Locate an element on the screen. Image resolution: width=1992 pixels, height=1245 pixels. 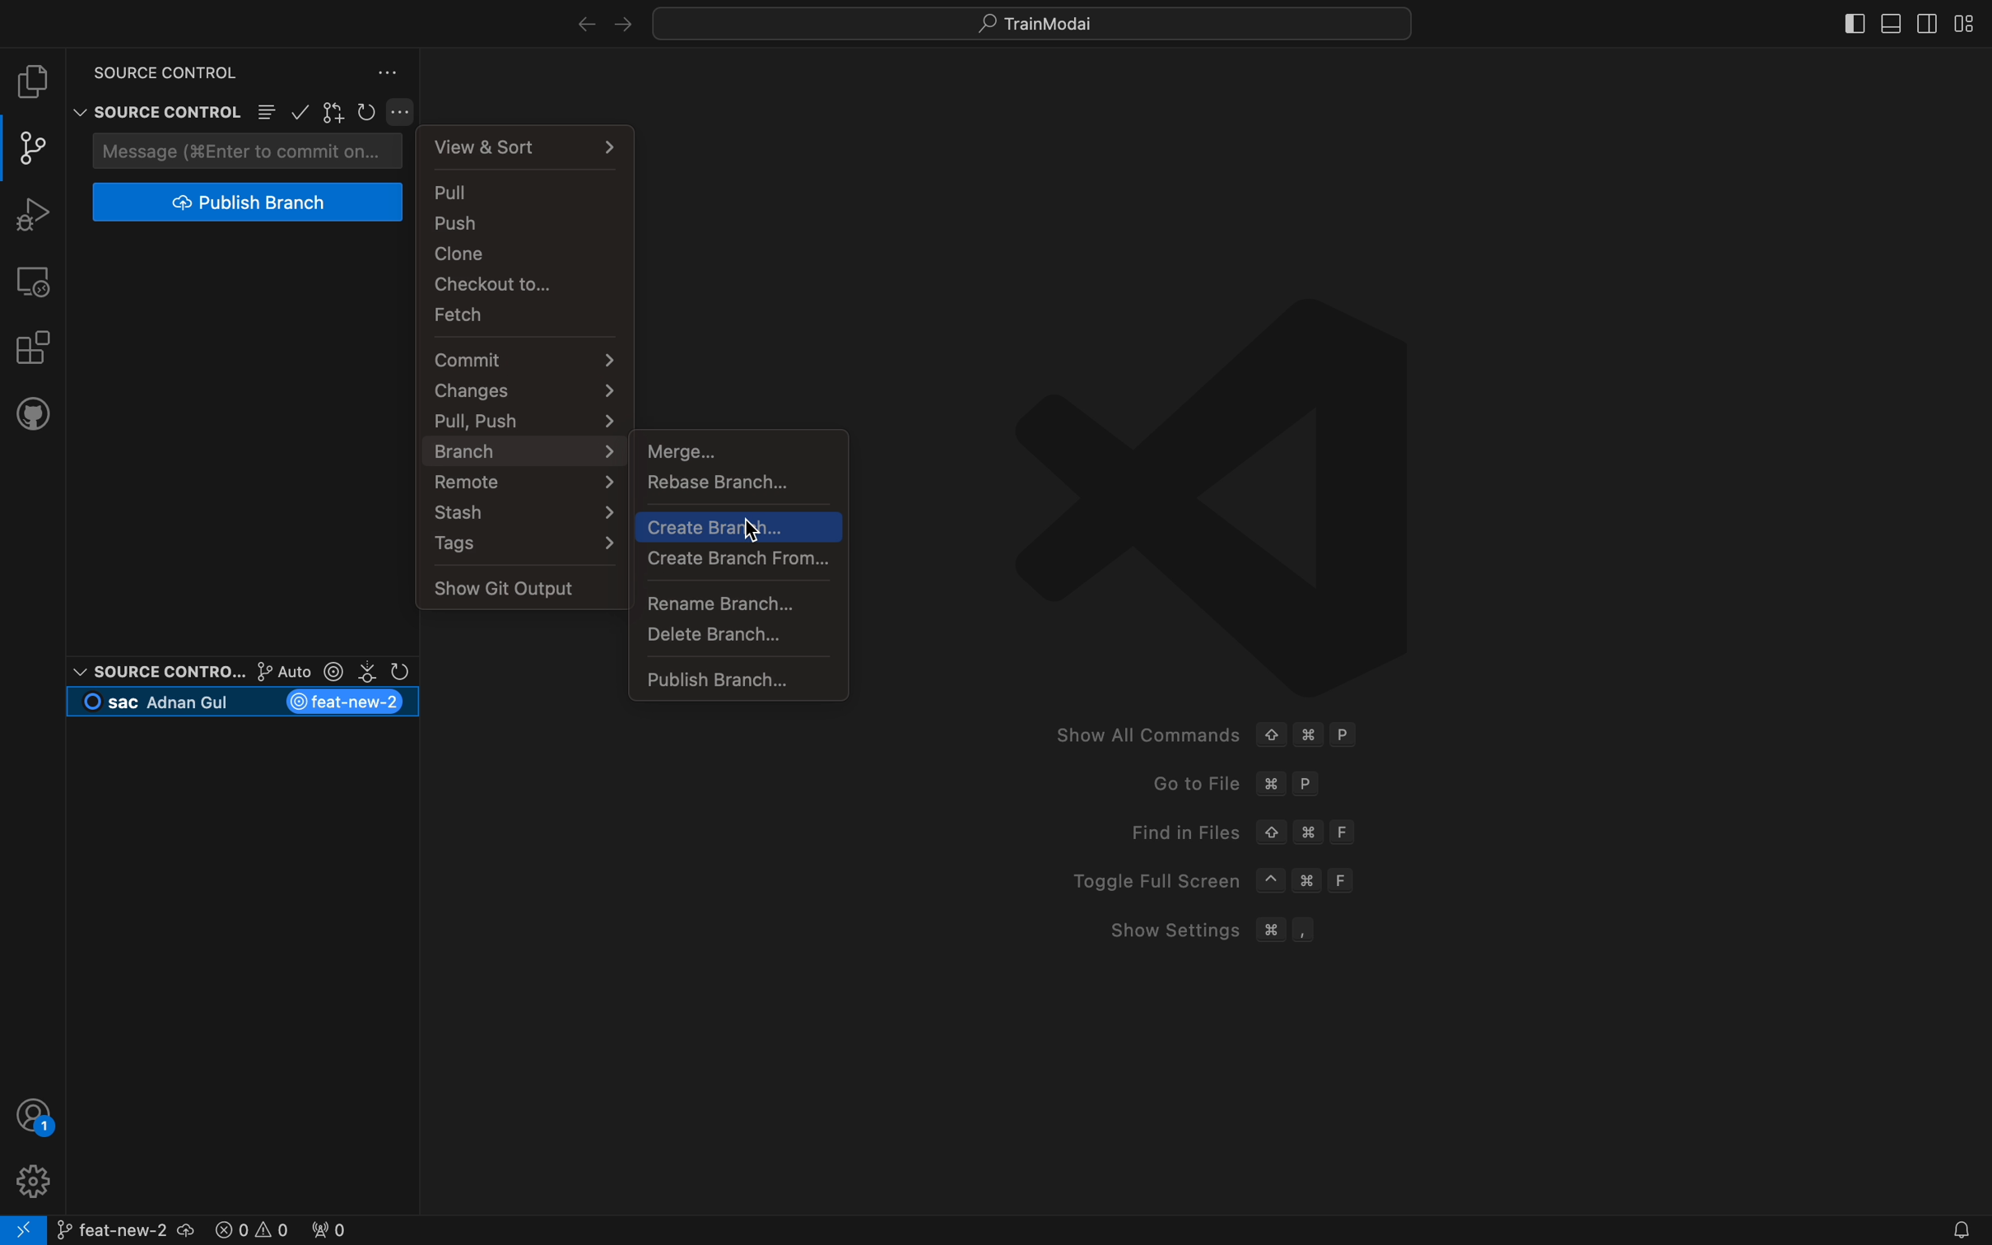
Show All Commands is located at coordinates (1141, 735).